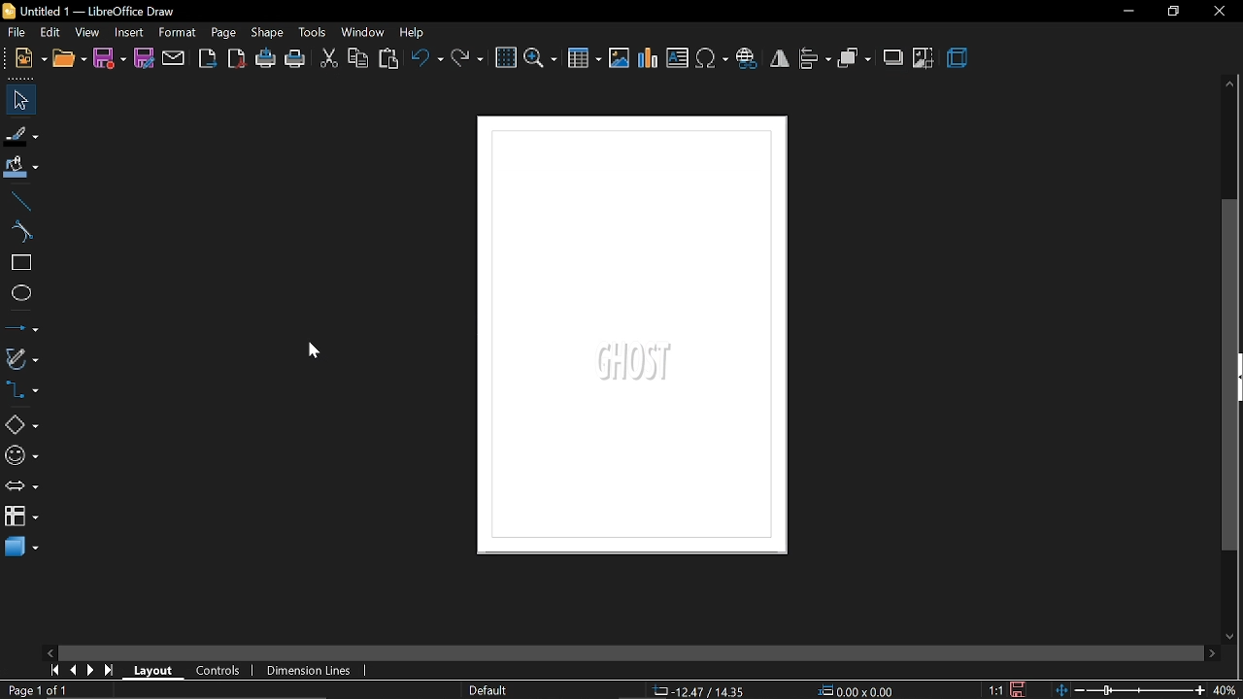  Describe the element at coordinates (21, 457) in the screenshot. I see `symbol shapes` at that location.